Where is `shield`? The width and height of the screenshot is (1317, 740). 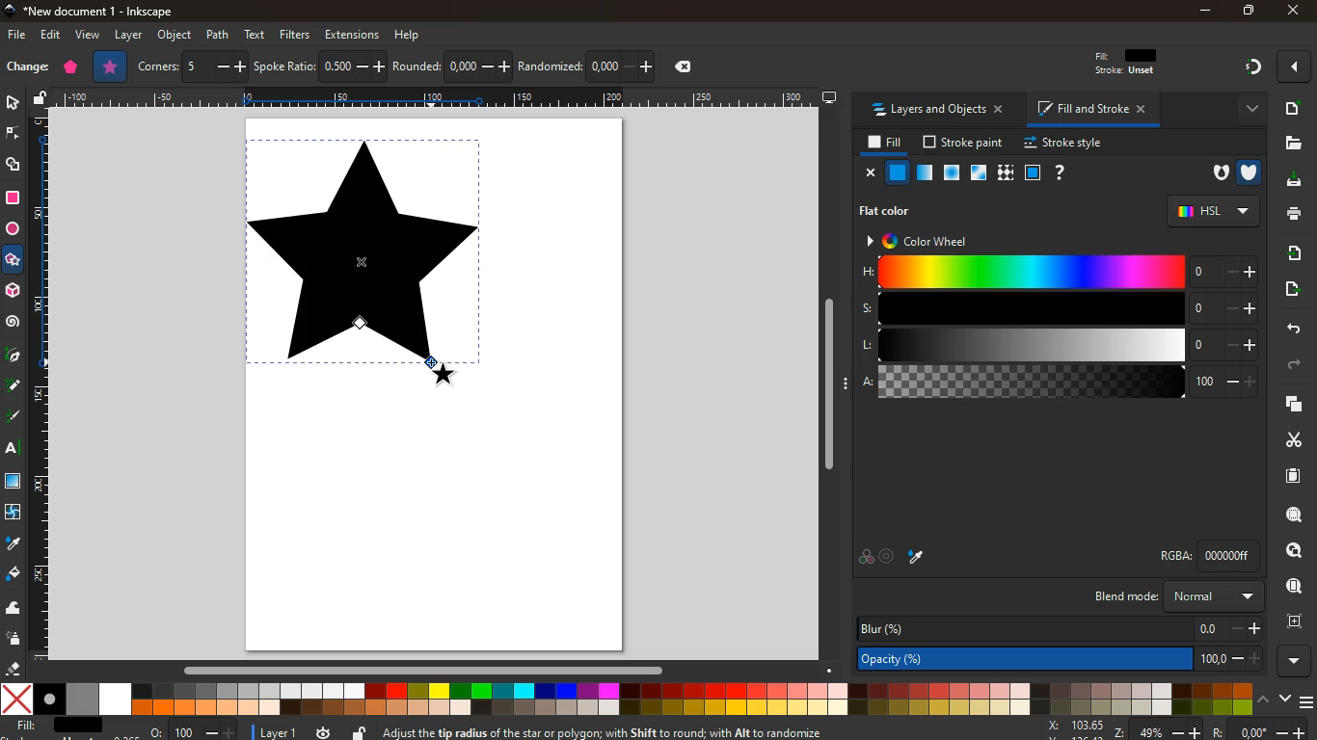
shield is located at coordinates (1250, 172).